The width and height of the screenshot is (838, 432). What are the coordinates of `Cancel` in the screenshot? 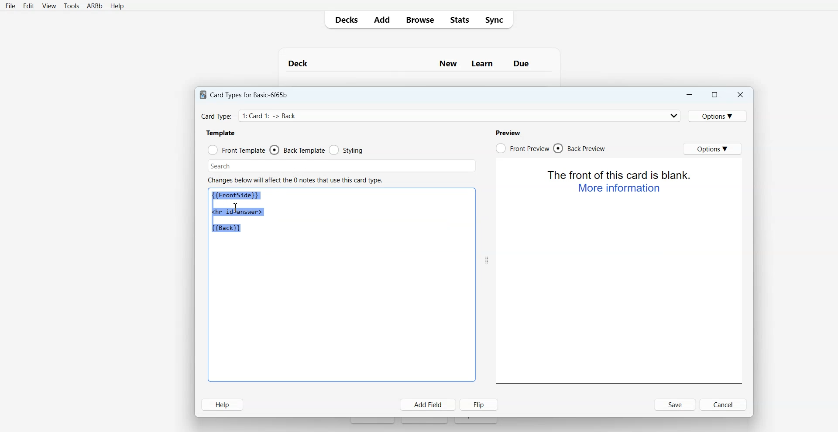 It's located at (724, 405).